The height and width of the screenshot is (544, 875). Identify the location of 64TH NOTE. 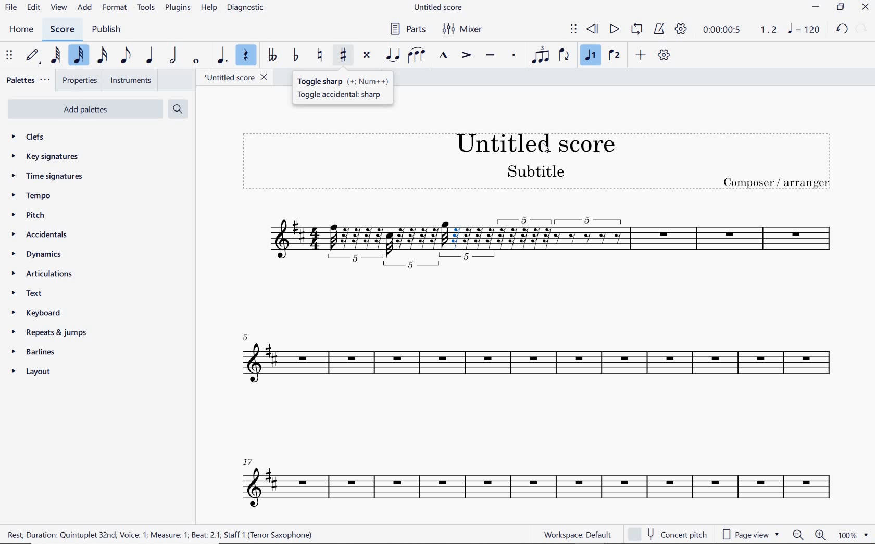
(56, 55).